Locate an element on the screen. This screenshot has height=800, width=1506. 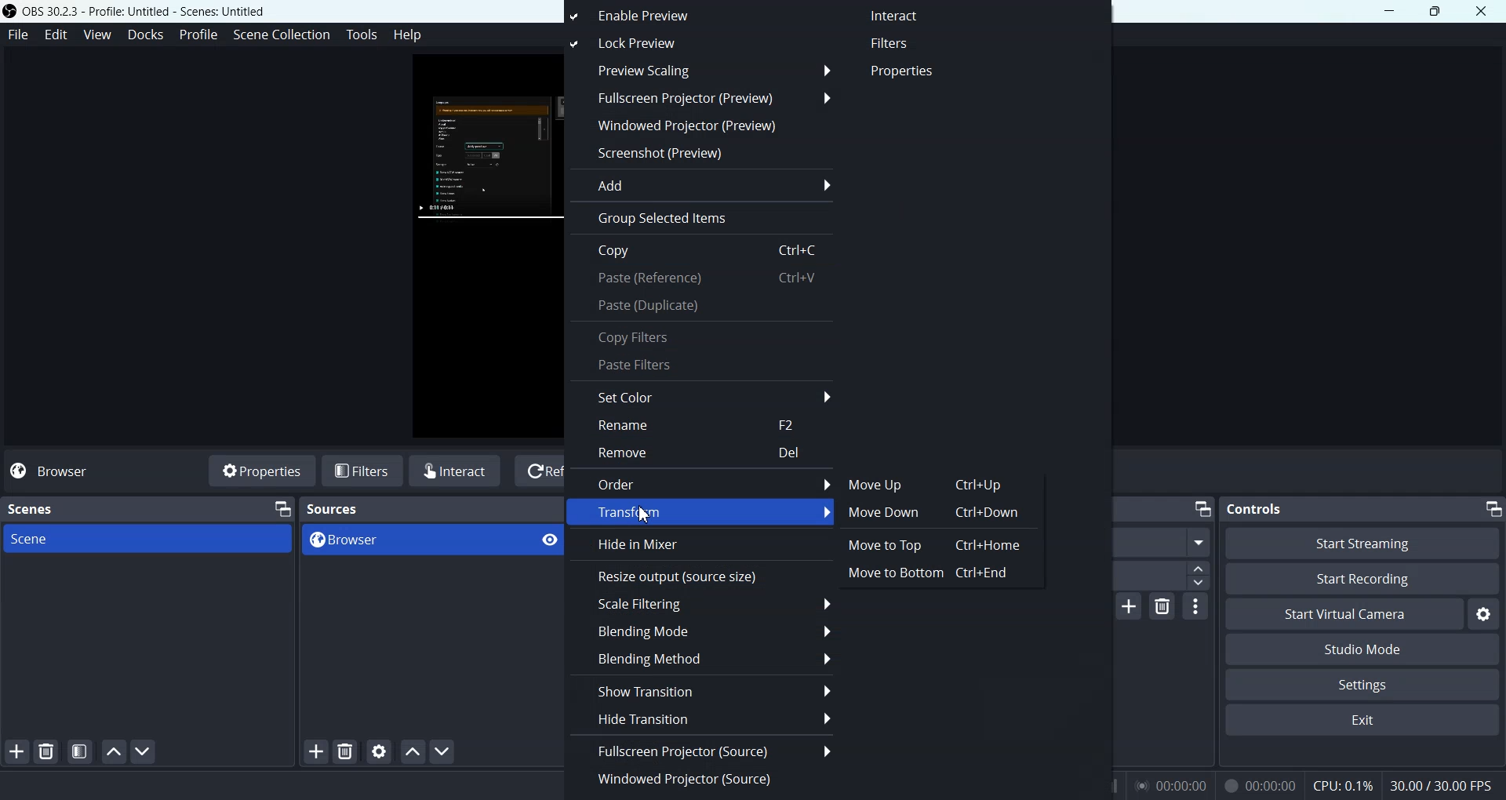
Windowed Projector (preview) is located at coordinates (700, 125).